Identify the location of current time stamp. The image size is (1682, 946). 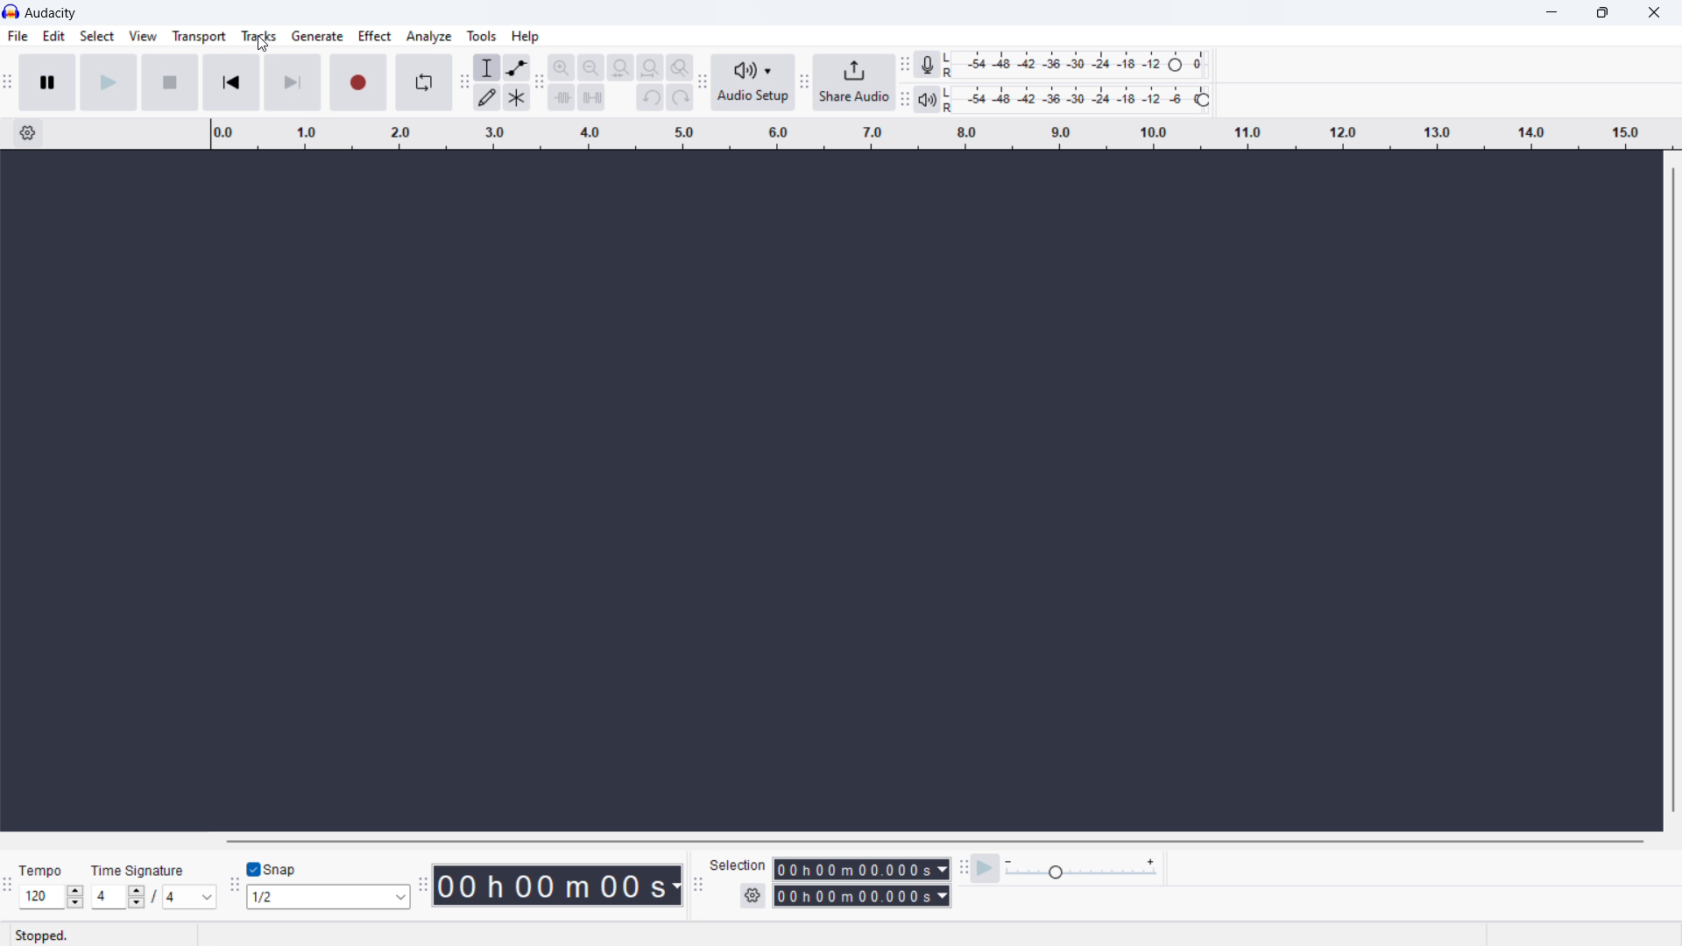
(555, 885).